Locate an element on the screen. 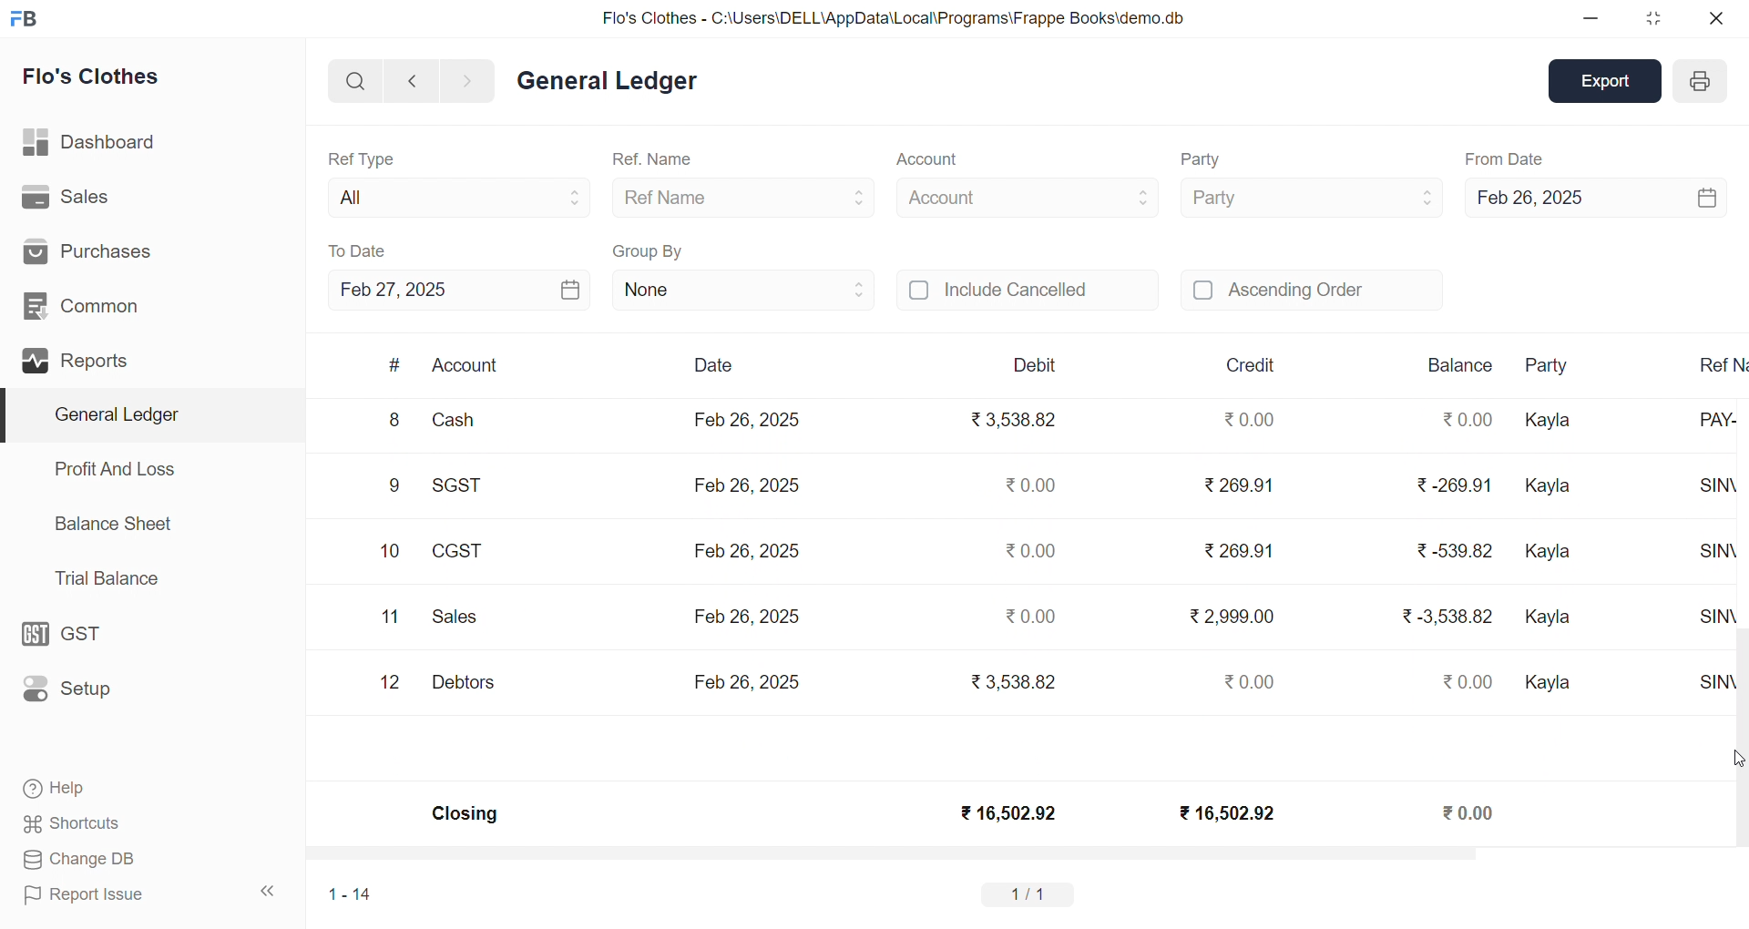 The height and width of the screenshot is (929, 1749). Ref Type is located at coordinates (361, 158).